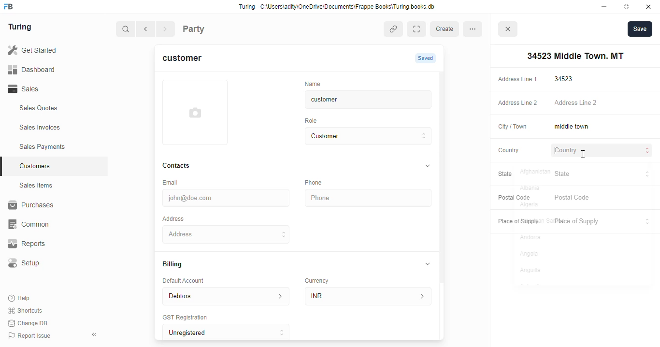 The width and height of the screenshot is (660, 347). I want to click on customer, so click(360, 100).